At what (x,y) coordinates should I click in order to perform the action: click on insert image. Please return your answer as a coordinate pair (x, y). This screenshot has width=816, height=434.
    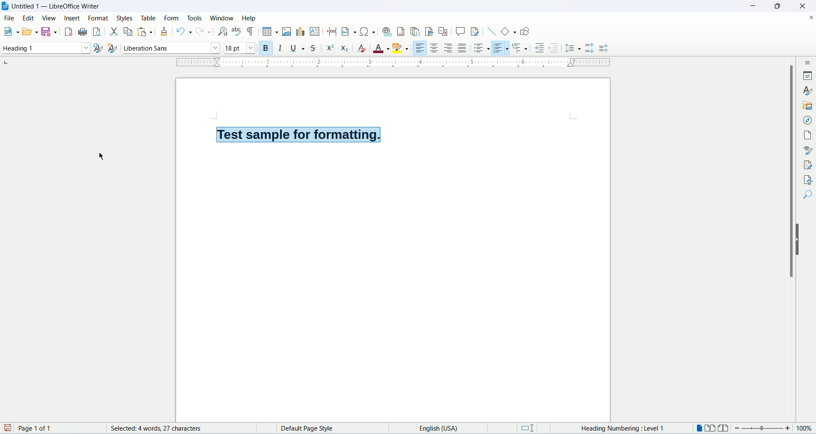
    Looking at the image, I should click on (286, 31).